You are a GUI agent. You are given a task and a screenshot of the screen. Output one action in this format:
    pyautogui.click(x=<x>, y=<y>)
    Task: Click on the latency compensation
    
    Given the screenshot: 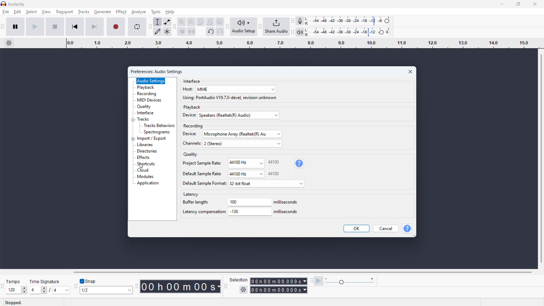 What is the action you would take?
    pyautogui.click(x=250, y=212)
    